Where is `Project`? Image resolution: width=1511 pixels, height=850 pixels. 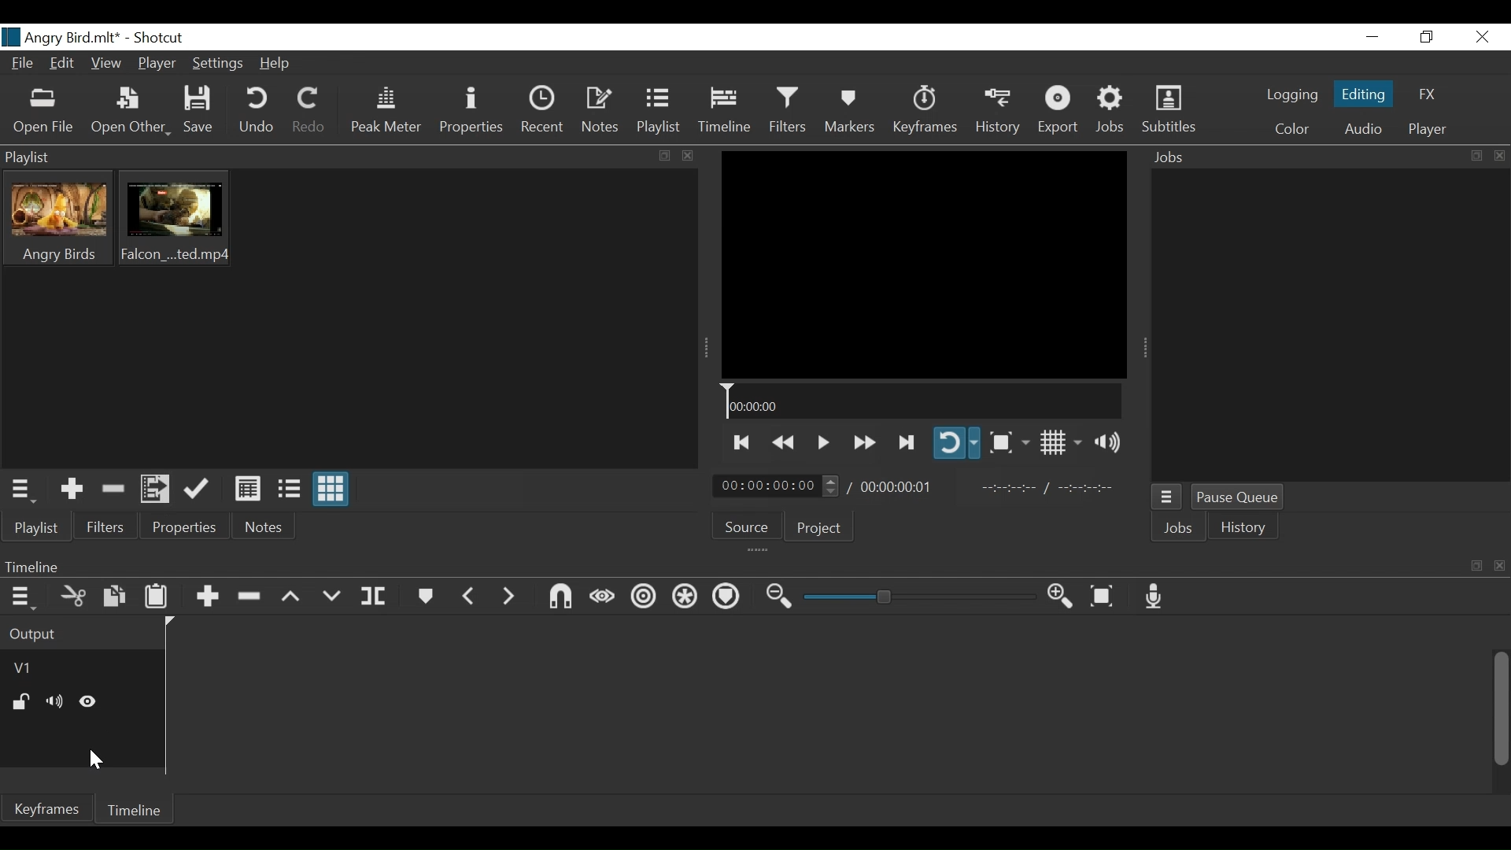
Project is located at coordinates (818, 528).